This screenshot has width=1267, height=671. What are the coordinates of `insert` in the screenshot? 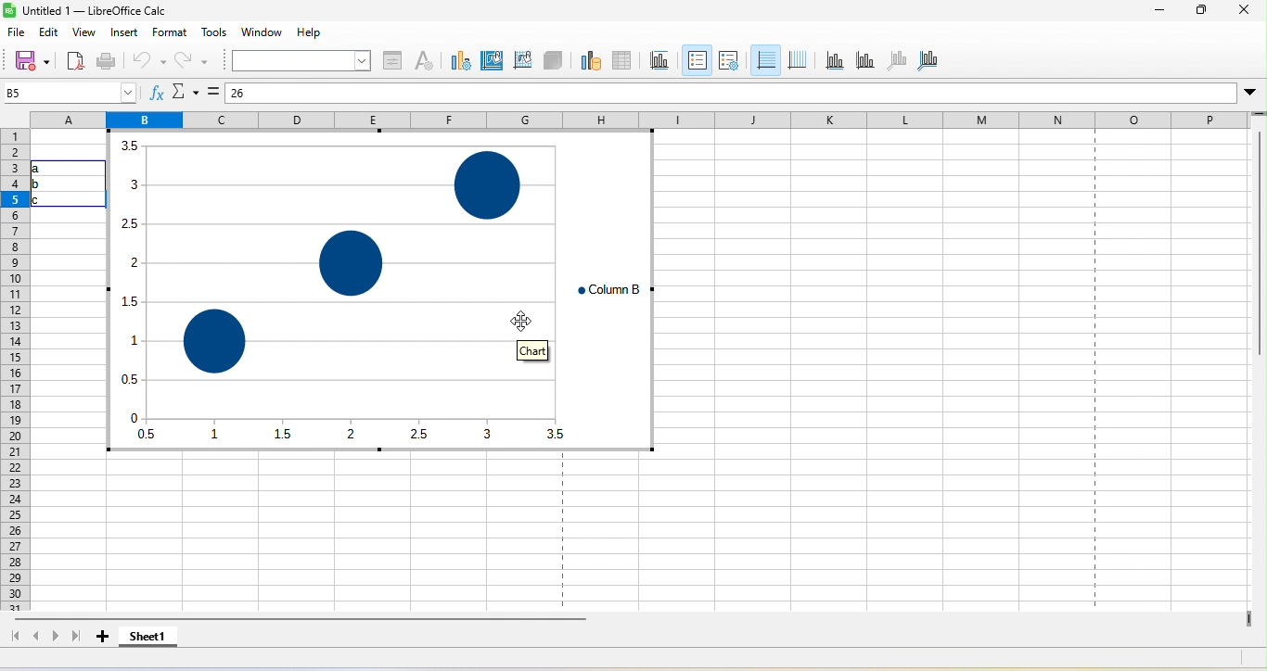 It's located at (124, 33).